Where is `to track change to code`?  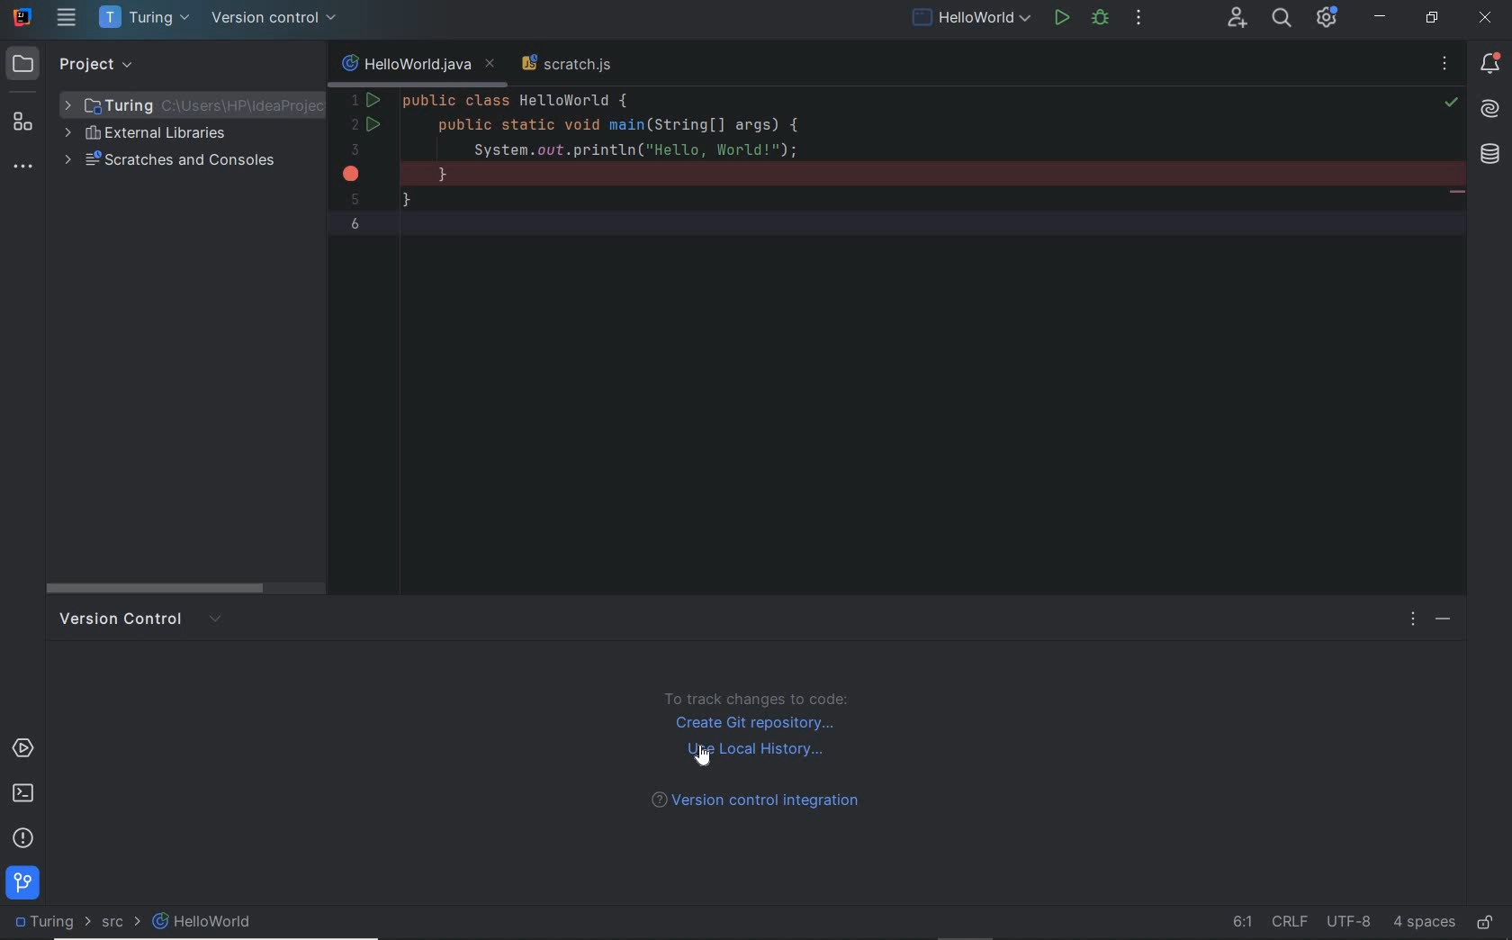
to track change to code is located at coordinates (761, 700).